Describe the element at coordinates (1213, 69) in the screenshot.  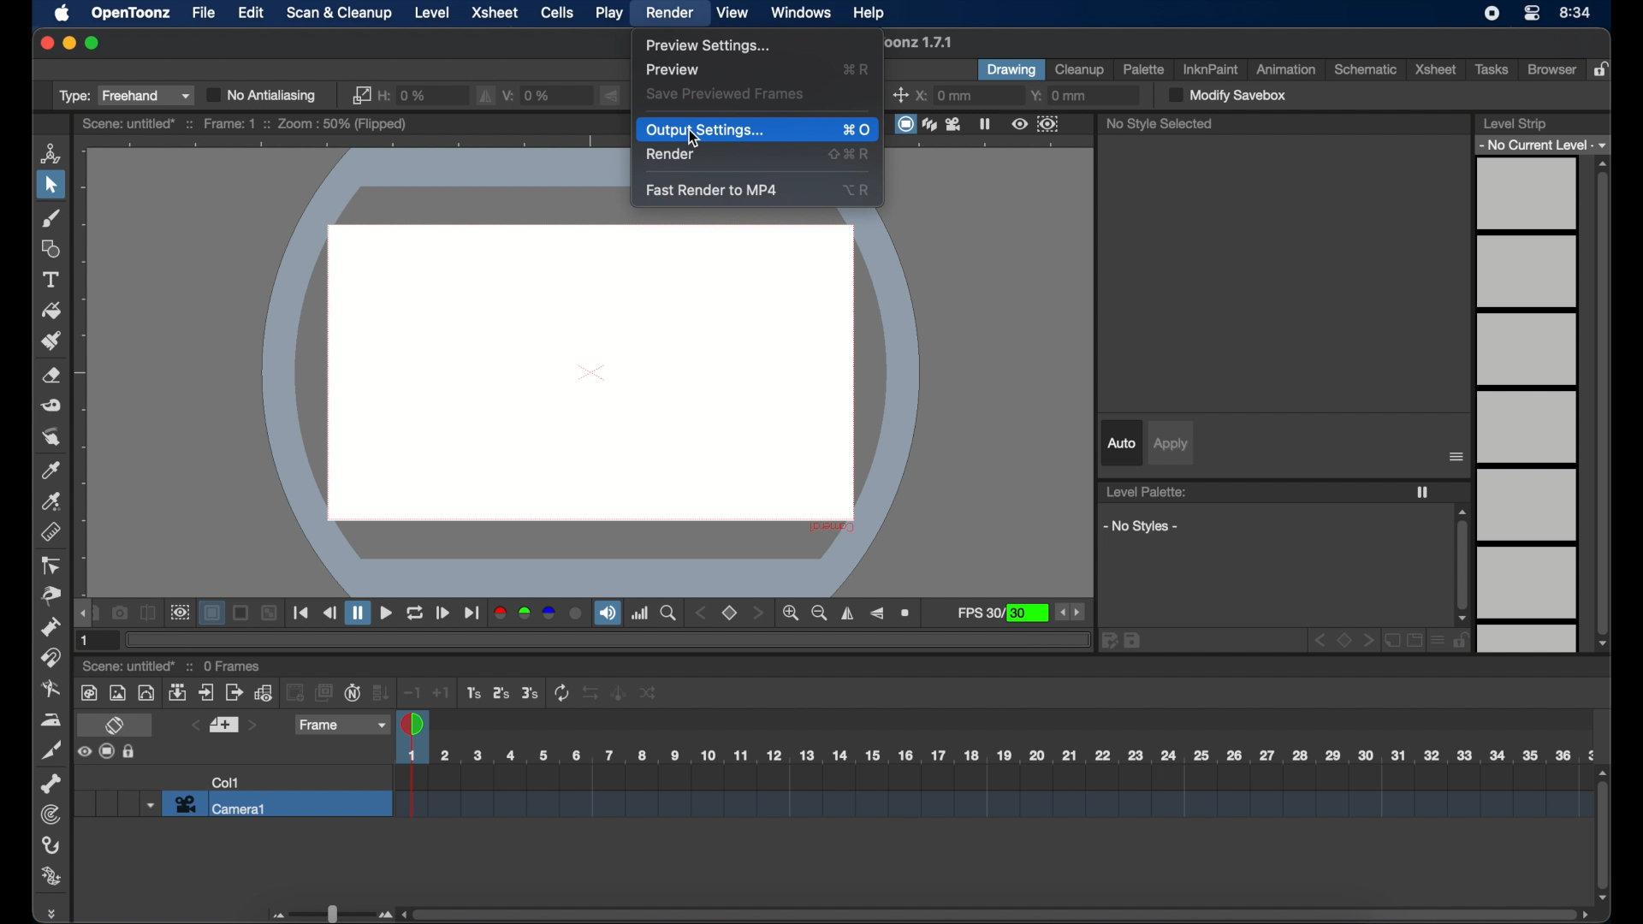
I see `inkinpaint` at that location.